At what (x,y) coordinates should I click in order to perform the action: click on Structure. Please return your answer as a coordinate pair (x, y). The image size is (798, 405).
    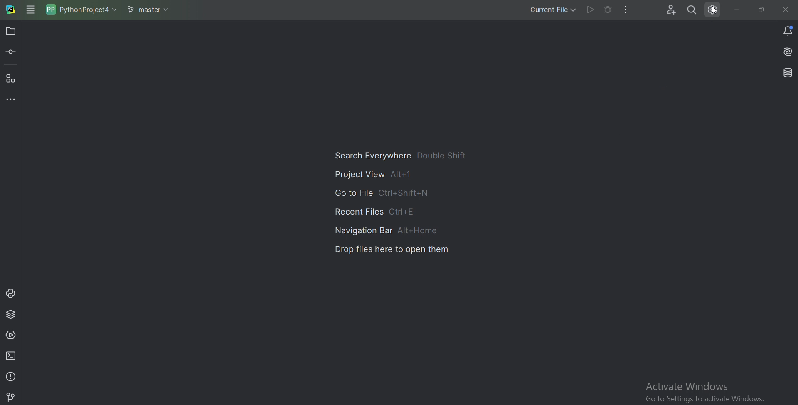
    Looking at the image, I should click on (13, 78).